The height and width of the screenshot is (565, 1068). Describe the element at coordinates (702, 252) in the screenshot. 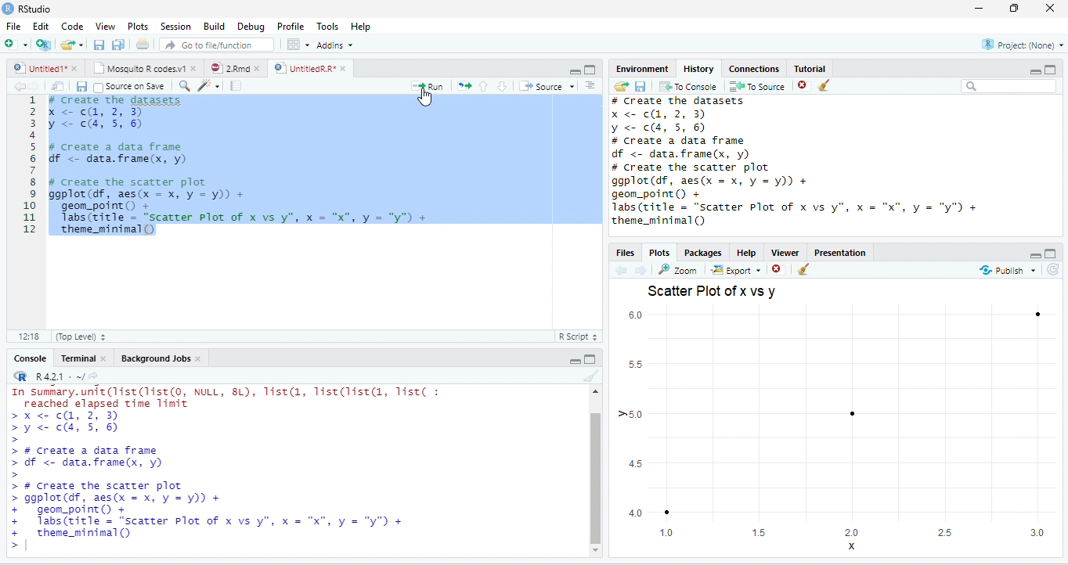

I see `Packages` at that location.